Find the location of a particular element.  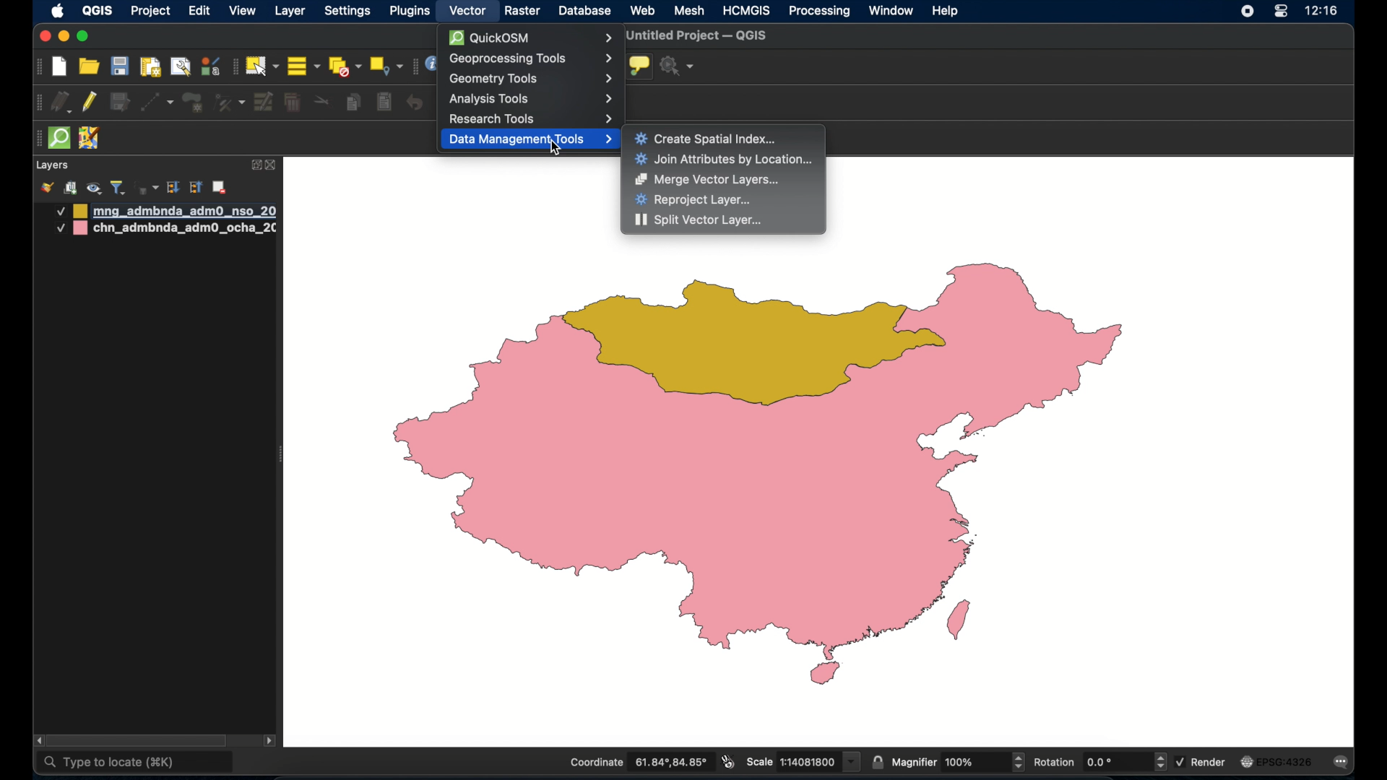

layer is located at coordinates (292, 10).